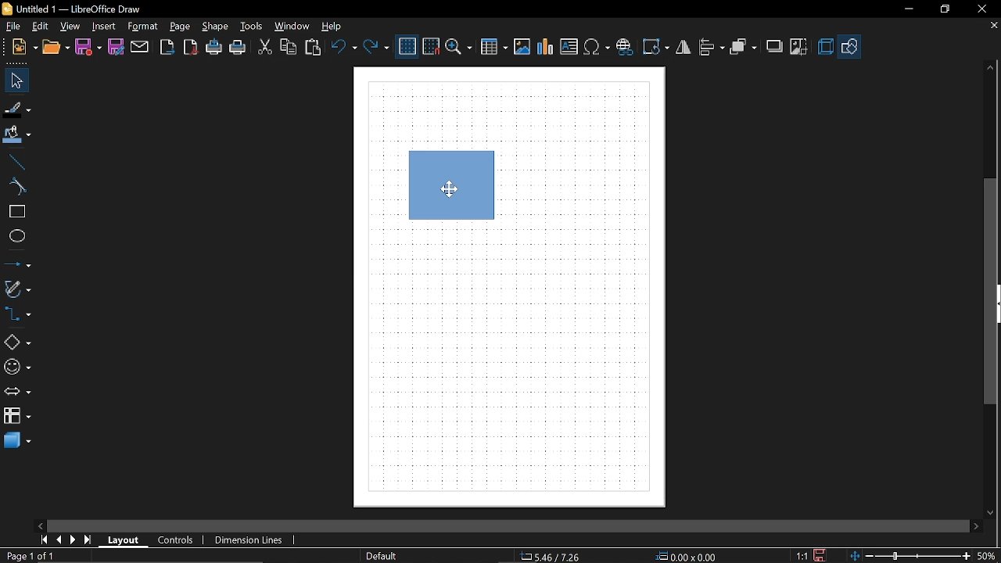 The image size is (1001, 563). What do you see at coordinates (39, 26) in the screenshot?
I see `Edit` at bounding box center [39, 26].